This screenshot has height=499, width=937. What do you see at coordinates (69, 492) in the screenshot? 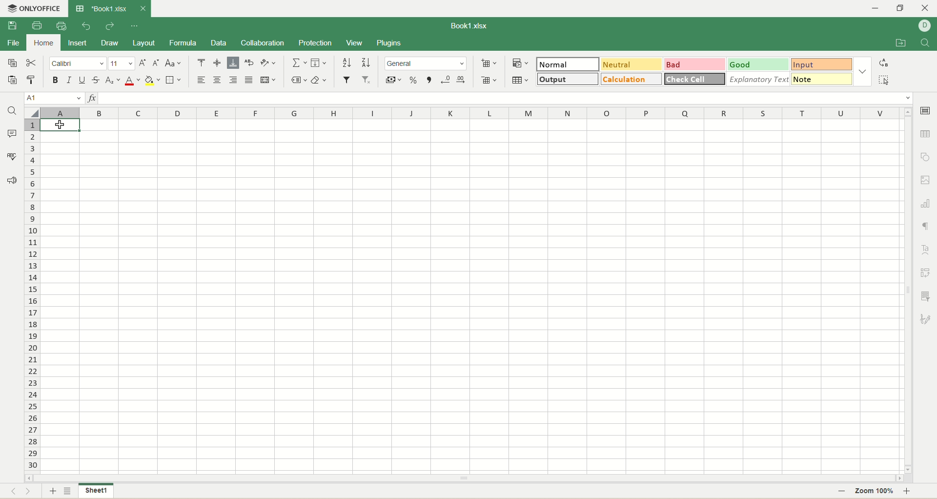
I see `sheet list` at bounding box center [69, 492].